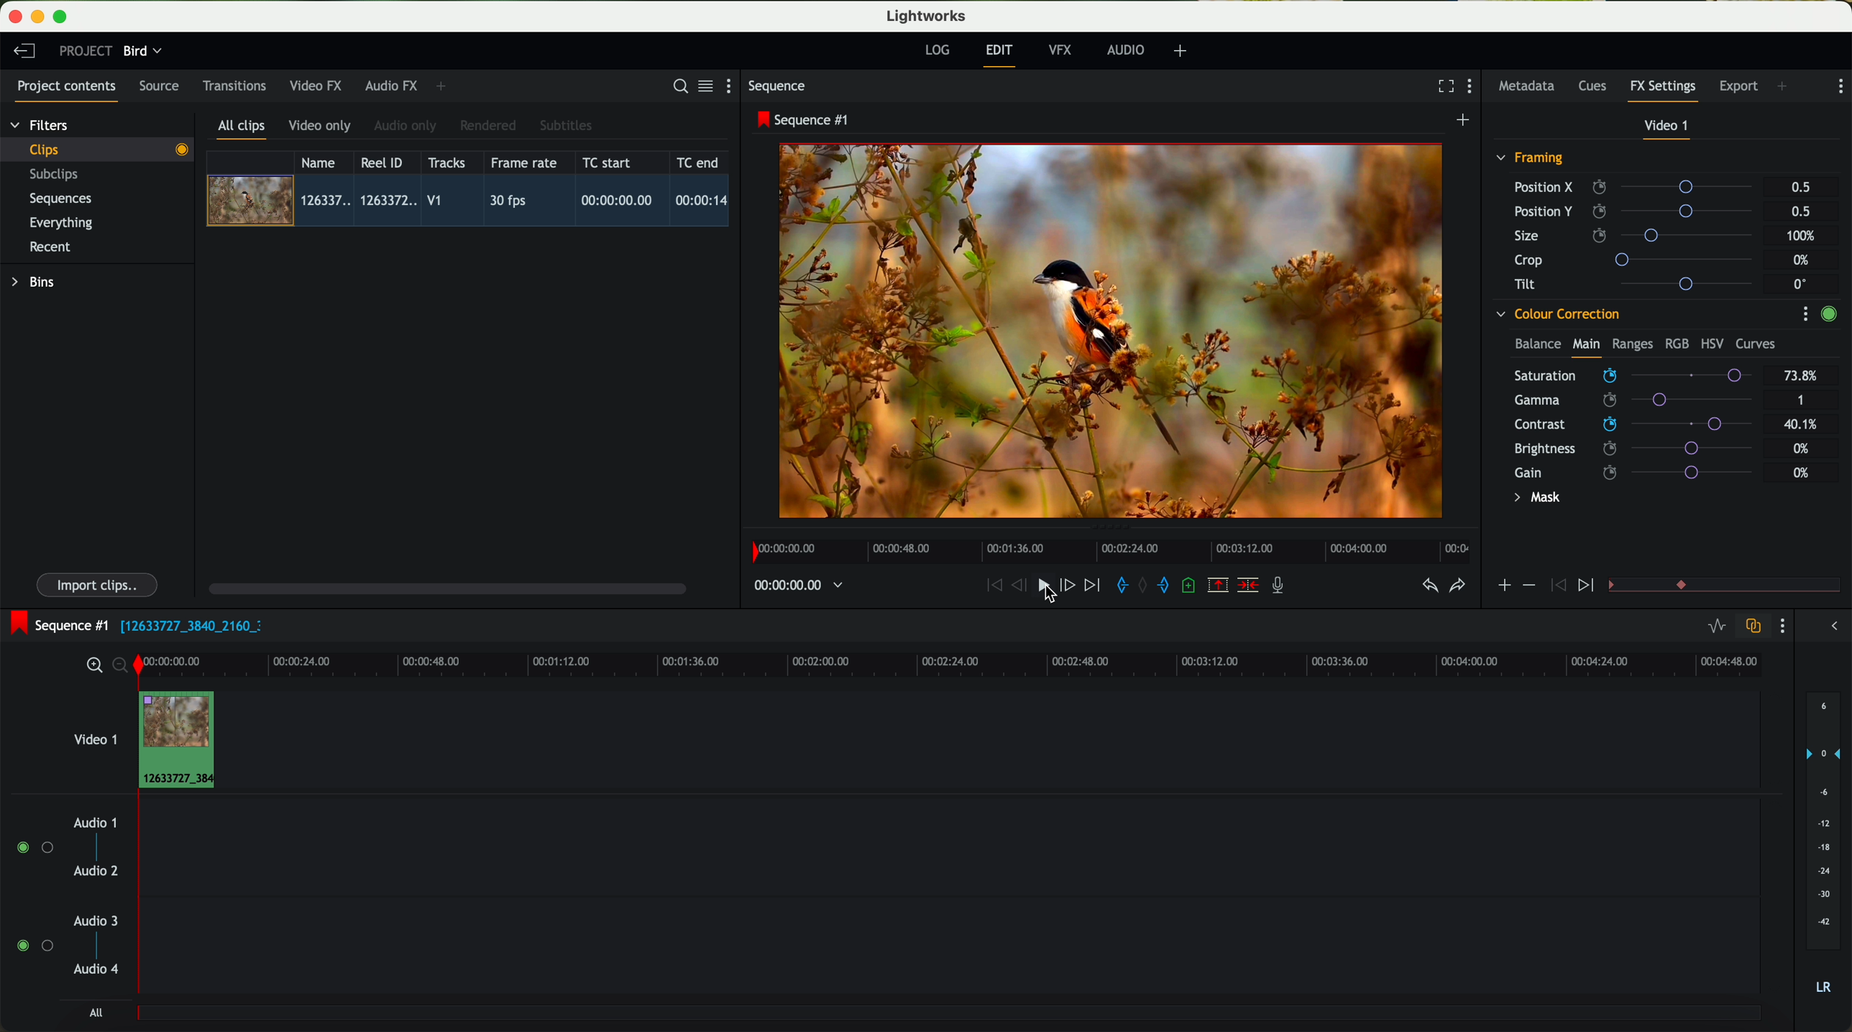 This screenshot has width=1852, height=1032. I want to click on scroll bar, so click(446, 588).